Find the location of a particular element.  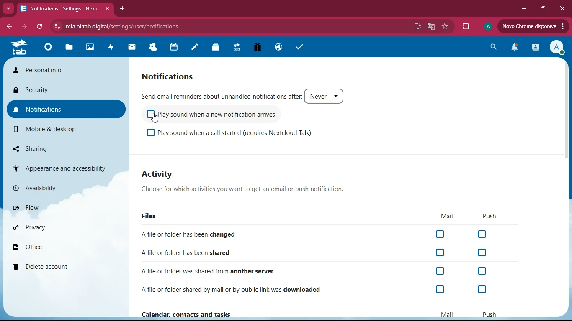

description is located at coordinates (247, 190).